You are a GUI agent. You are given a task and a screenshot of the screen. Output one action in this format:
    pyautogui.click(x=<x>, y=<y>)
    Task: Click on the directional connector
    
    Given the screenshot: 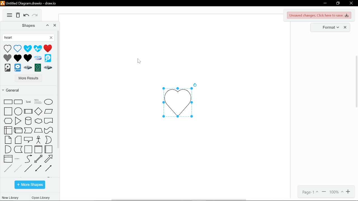 What is the action you would take?
    pyautogui.click(x=49, y=169)
    